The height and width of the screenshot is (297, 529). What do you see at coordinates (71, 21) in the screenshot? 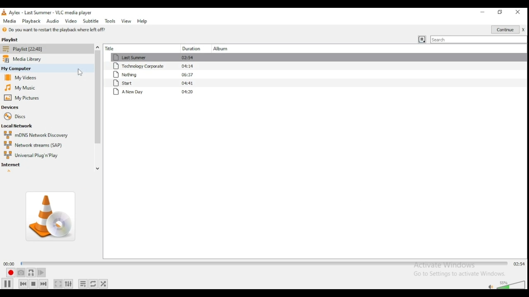
I see `video` at bounding box center [71, 21].